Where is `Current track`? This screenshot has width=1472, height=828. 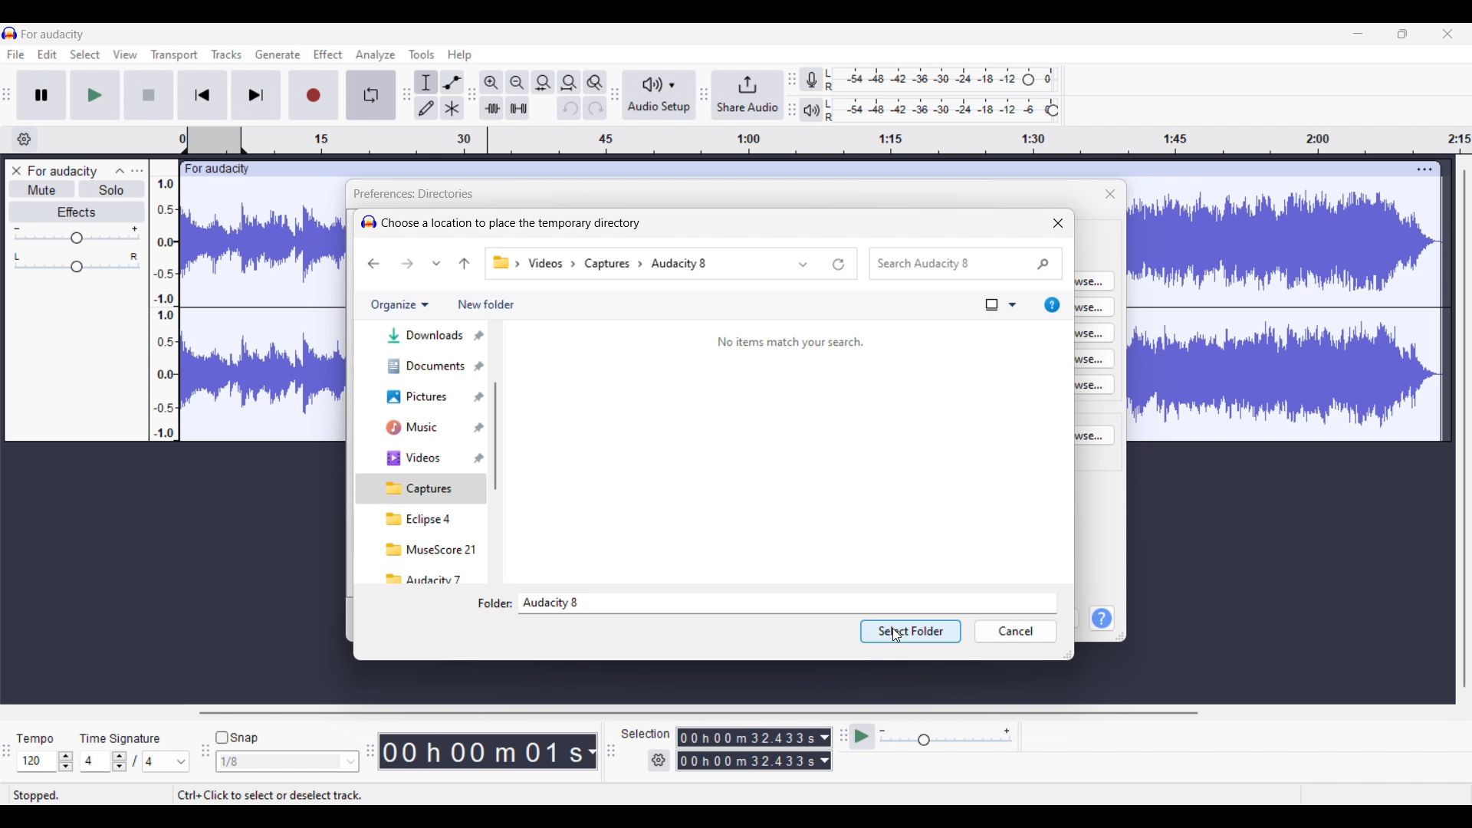
Current track is located at coordinates (1271, 301).